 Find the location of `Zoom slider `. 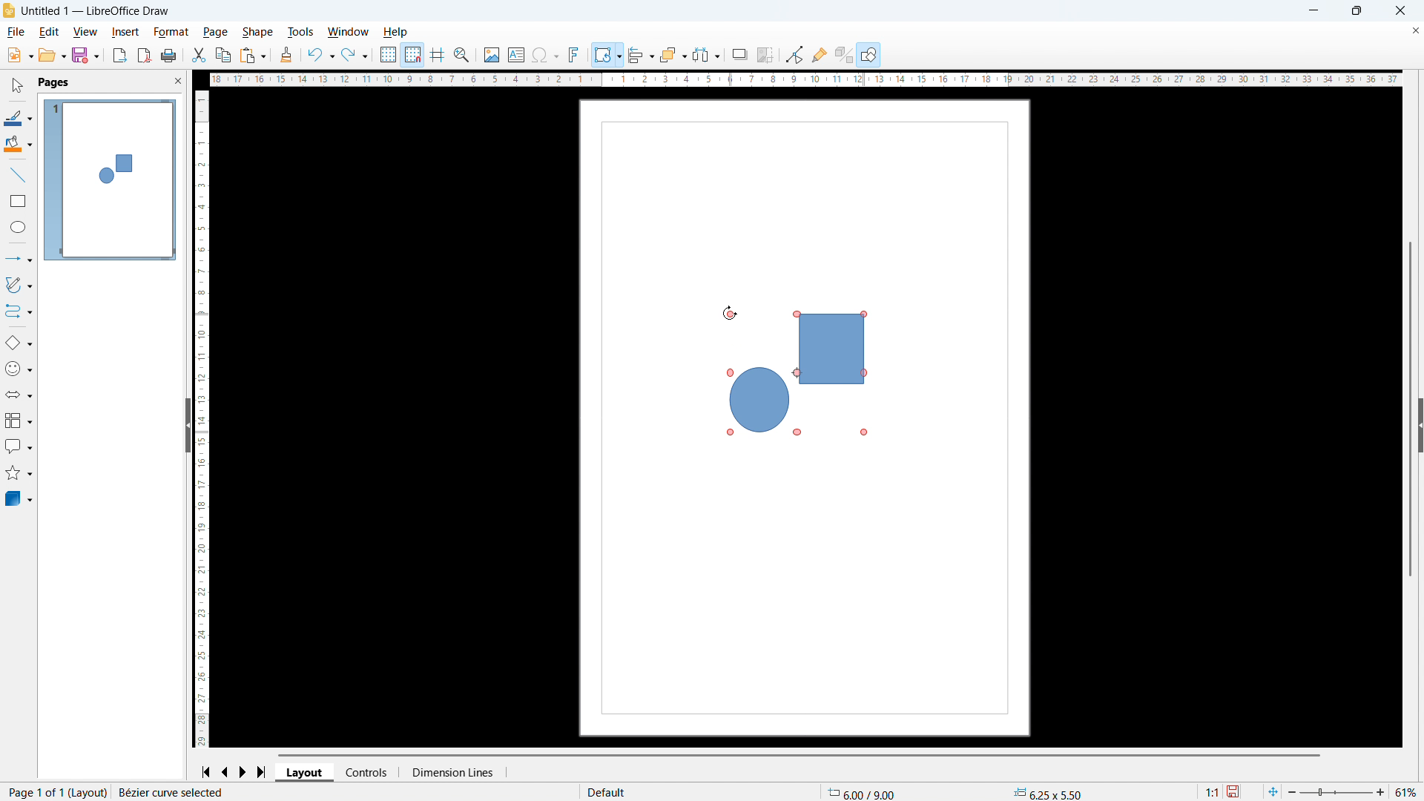

Zoom slider  is located at coordinates (1335, 791).